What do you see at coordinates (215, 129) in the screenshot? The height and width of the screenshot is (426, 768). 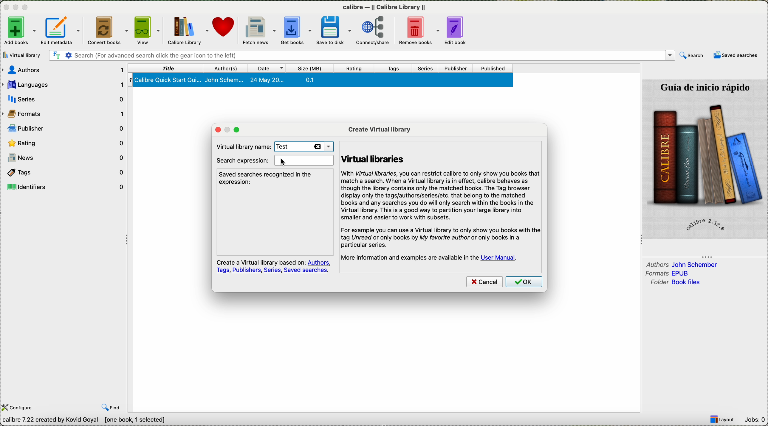 I see `close popup` at bounding box center [215, 129].